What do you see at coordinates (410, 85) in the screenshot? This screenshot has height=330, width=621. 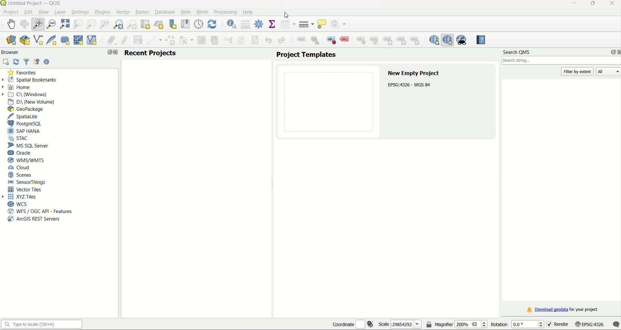 I see `text` at bounding box center [410, 85].